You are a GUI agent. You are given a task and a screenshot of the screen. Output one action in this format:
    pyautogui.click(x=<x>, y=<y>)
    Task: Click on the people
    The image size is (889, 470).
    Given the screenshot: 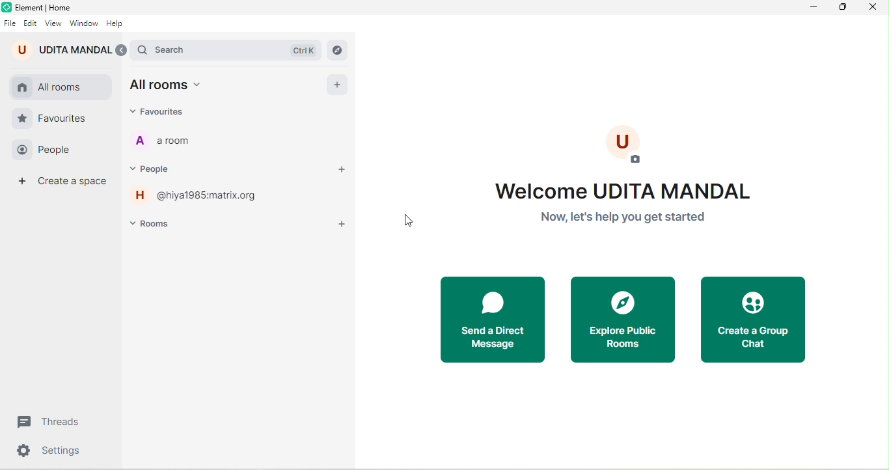 What is the action you would take?
    pyautogui.click(x=48, y=150)
    